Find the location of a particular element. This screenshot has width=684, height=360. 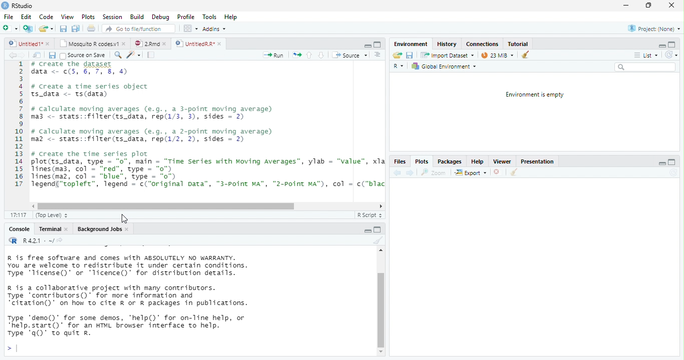

export is located at coordinates (470, 173).